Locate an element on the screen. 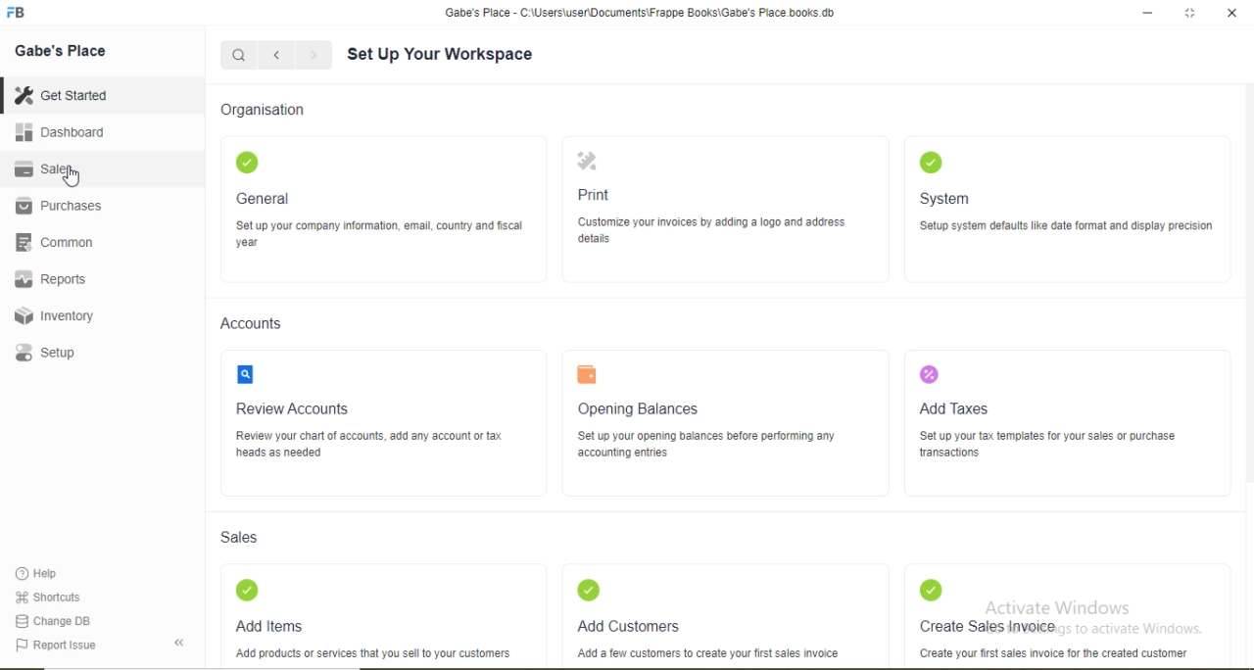 The image size is (1254, 670). ‘Opening Balances is located at coordinates (643, 407).